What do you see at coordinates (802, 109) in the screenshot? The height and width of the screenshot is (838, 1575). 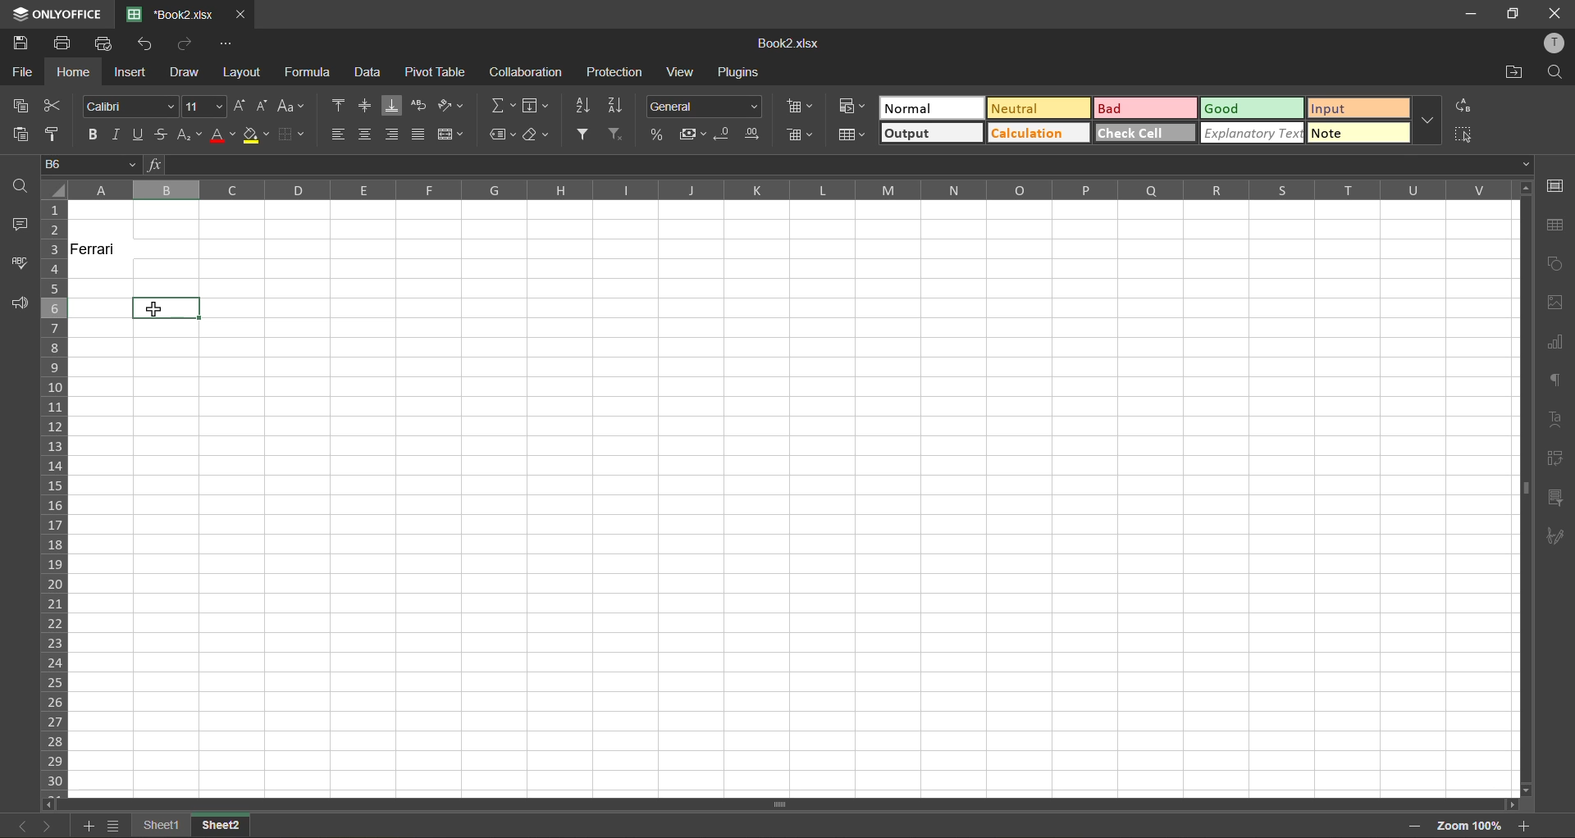 I see `insert cells` at bounding box center [802, 109].